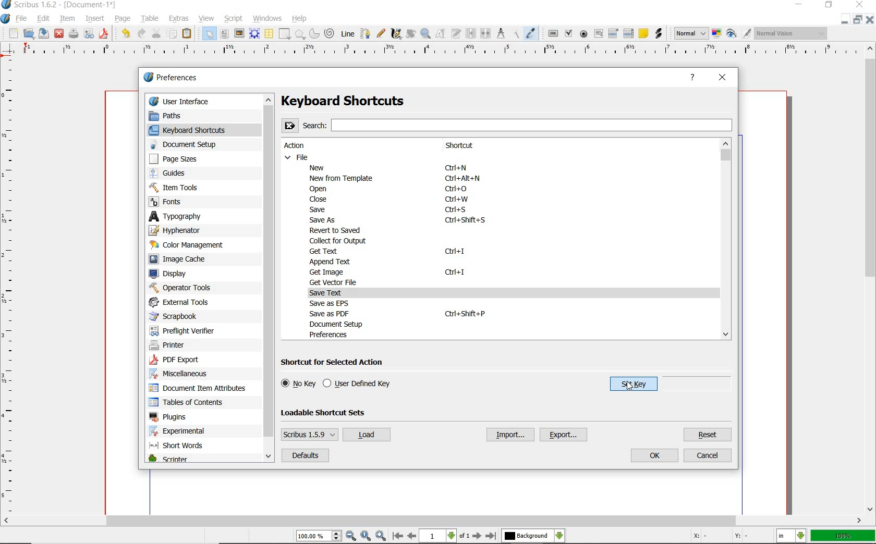 The image size is (876, 544). Describe the element at coordinates (716, 34) in the screenshot. I see `toggle color management` at that location.